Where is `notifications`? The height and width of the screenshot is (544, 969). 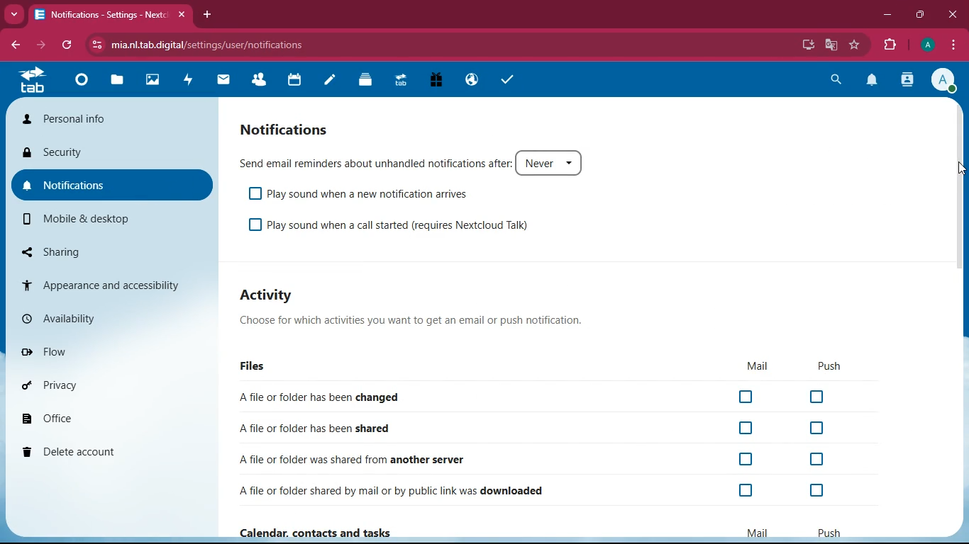
notifications is located at coordinates (286, 130).